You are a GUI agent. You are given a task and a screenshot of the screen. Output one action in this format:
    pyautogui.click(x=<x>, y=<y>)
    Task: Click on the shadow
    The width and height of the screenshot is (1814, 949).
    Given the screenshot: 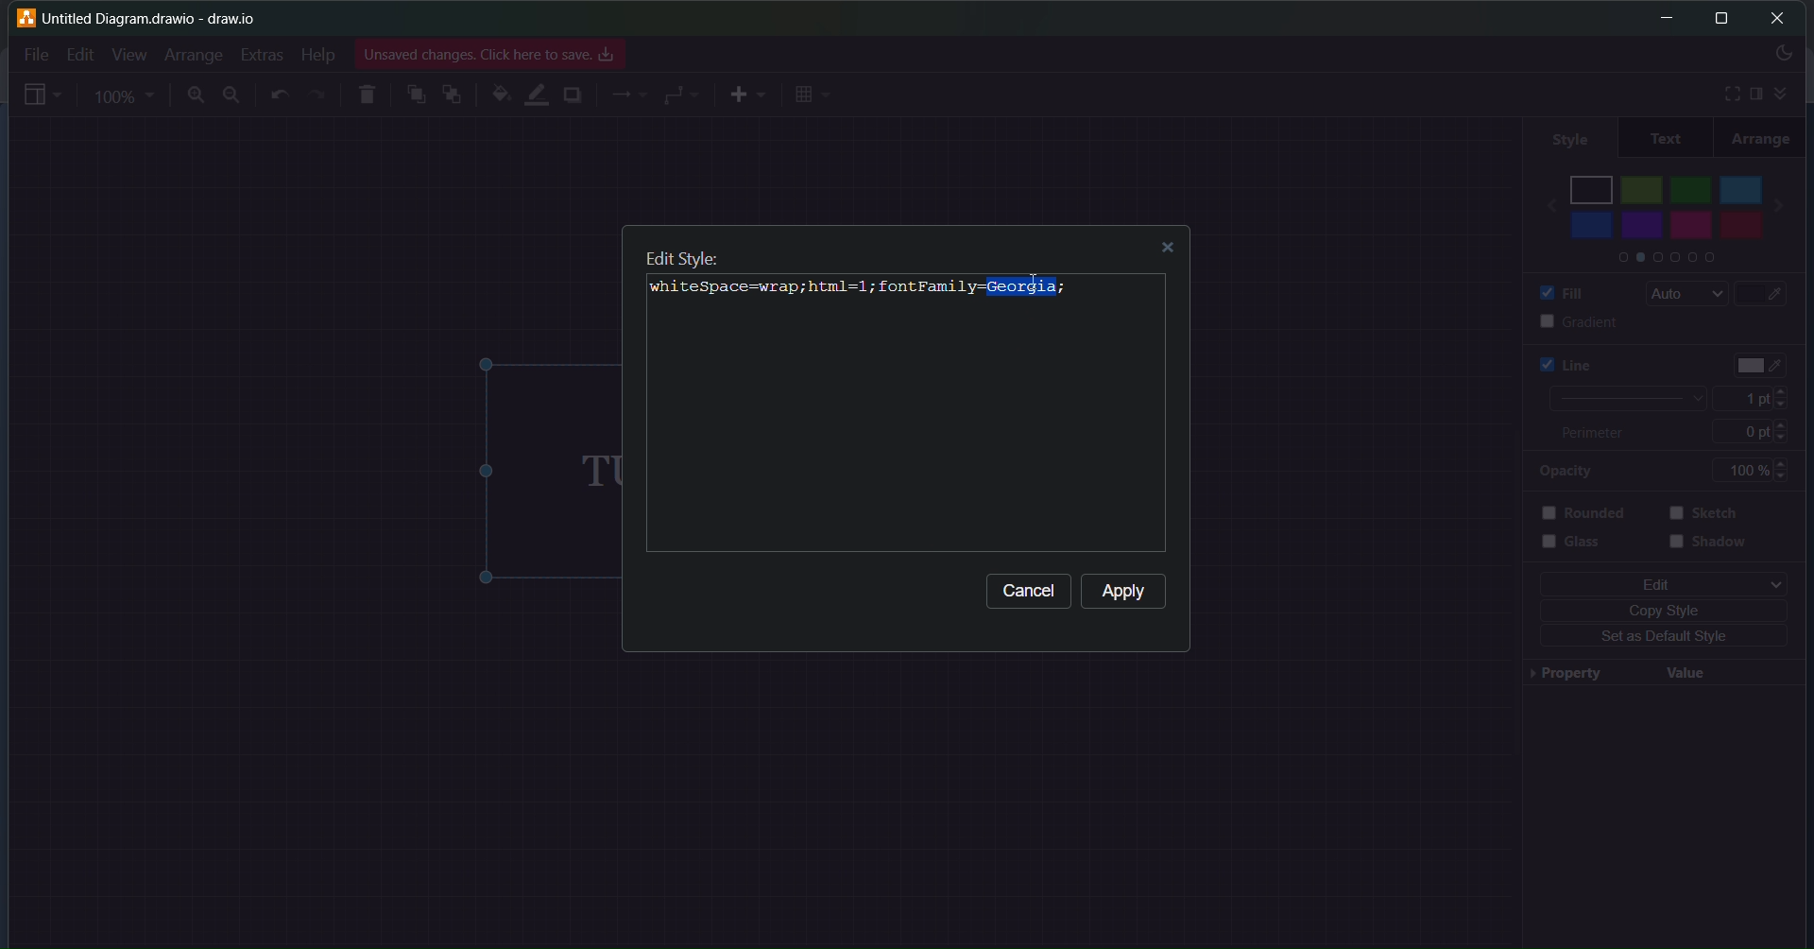 What is the action you would take?
    pyautogui.click(x=1712, y=549)
    